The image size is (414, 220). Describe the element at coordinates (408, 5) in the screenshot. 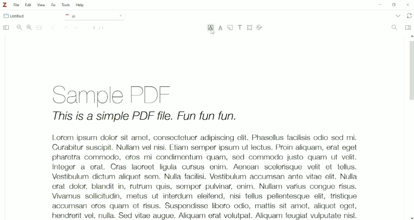

I see `Close` at that location.